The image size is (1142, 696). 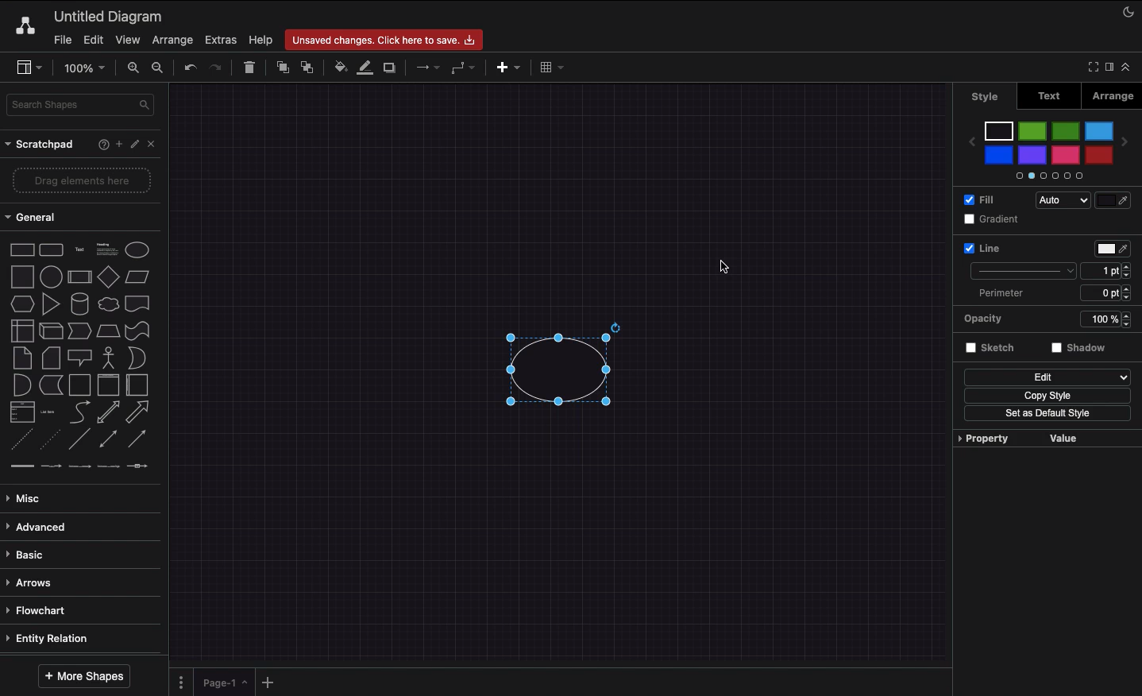 What do you see at coordinates (41, 145) in the screenshot?
I see `Scrathpad` at bounding box center [41, 145].